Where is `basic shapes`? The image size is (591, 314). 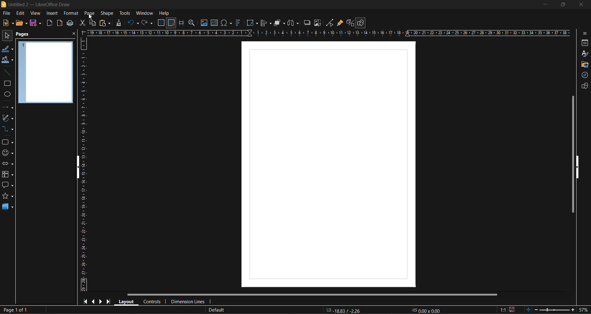
basic shapes is located at coordinates (8, 143).